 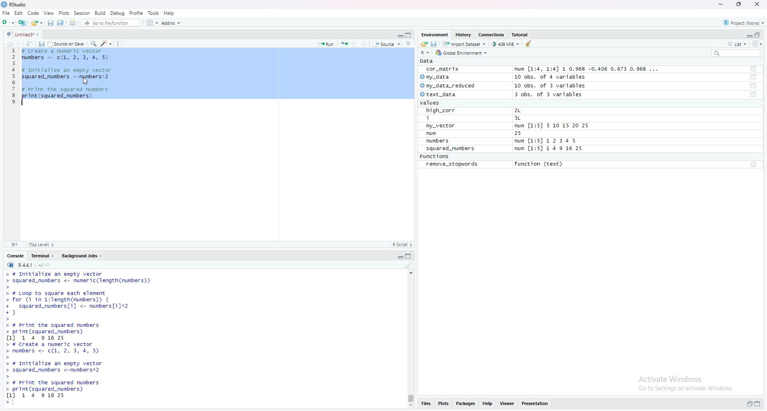 What do you see at coordinates (326, 43) in the screenshot?
I see `Run` at bounding box center [326, 43].